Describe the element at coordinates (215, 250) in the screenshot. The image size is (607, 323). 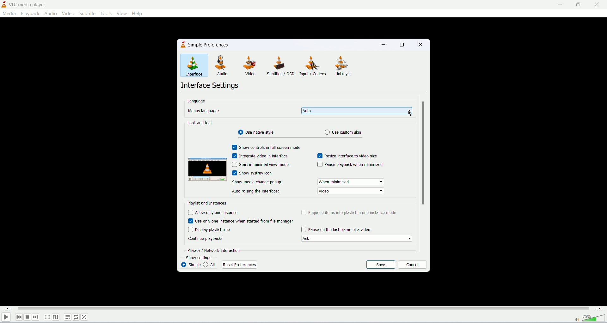
I see `privacy and network interaction` at that location.